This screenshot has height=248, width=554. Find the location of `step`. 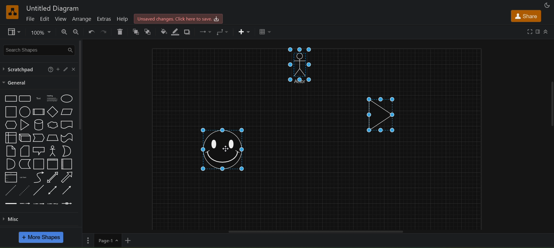

step is located at coordinates (39, 138).